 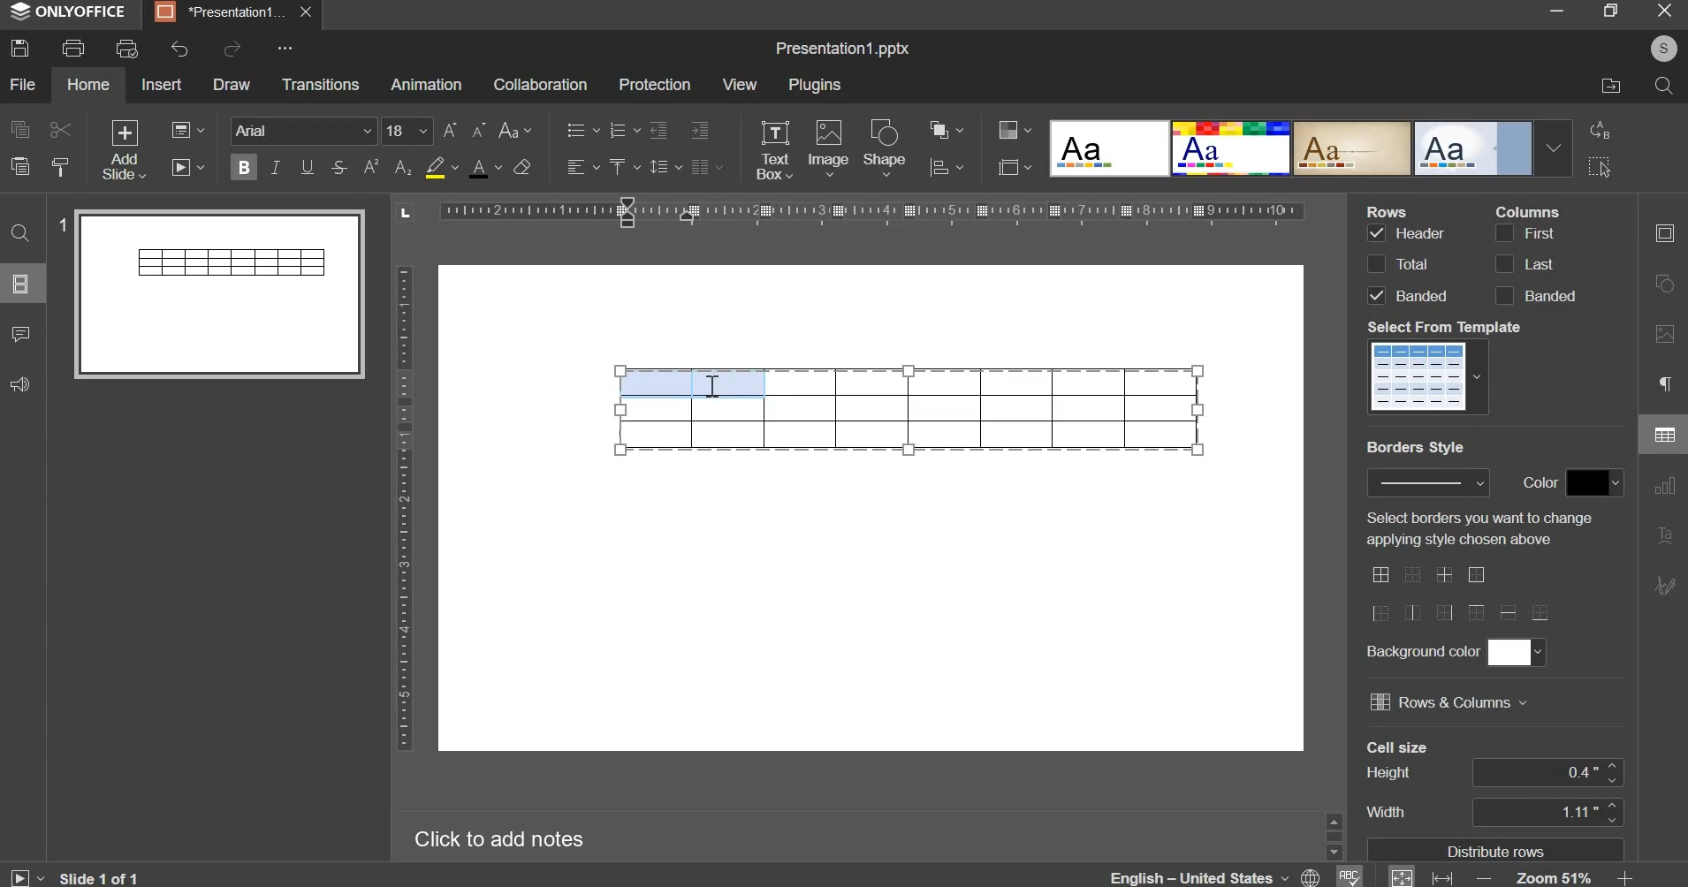 I want to click on font, so click(x=305, y=130).